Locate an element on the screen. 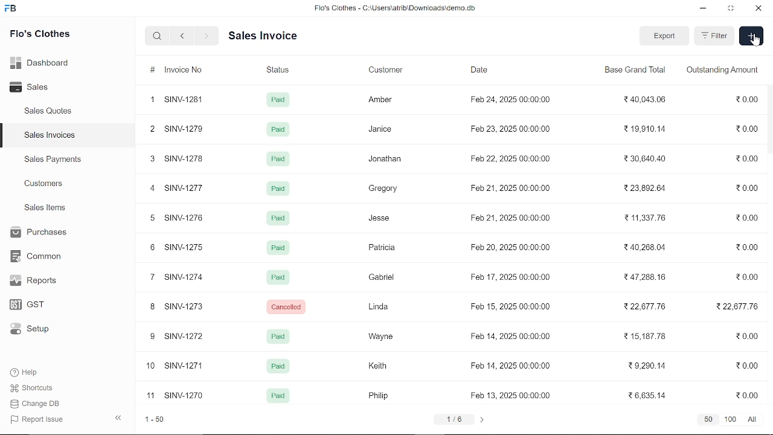  Dashboard is located at coordinates (40, 65).